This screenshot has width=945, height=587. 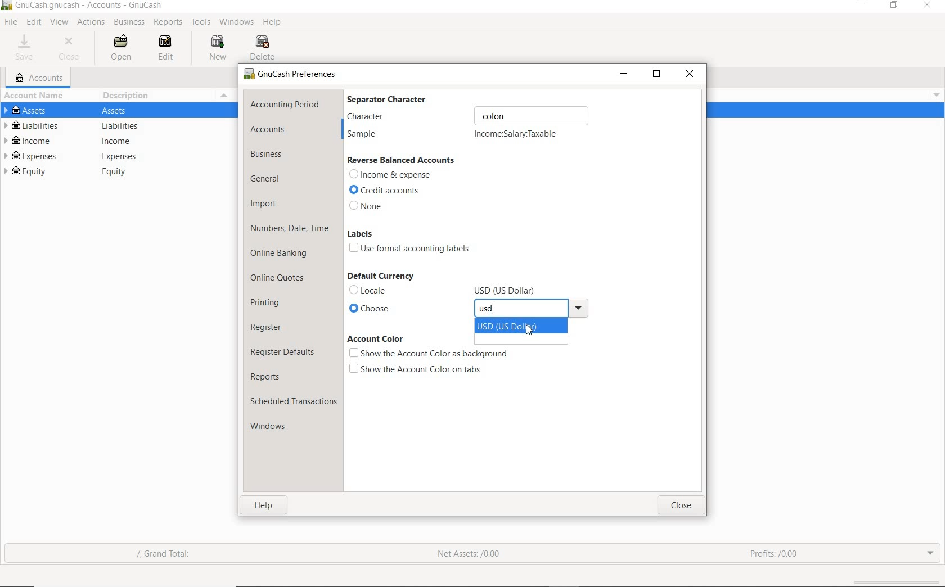 I want to click on HELP, so click(x=274, y=22).